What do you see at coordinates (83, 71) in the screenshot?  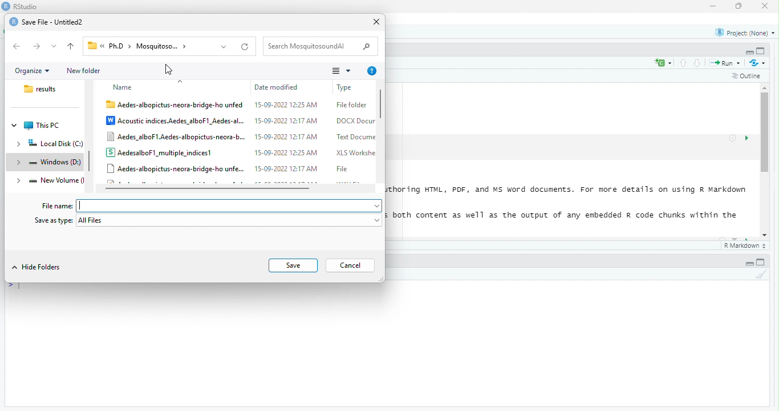 I see `New folder` at bounding box center [83, 71].